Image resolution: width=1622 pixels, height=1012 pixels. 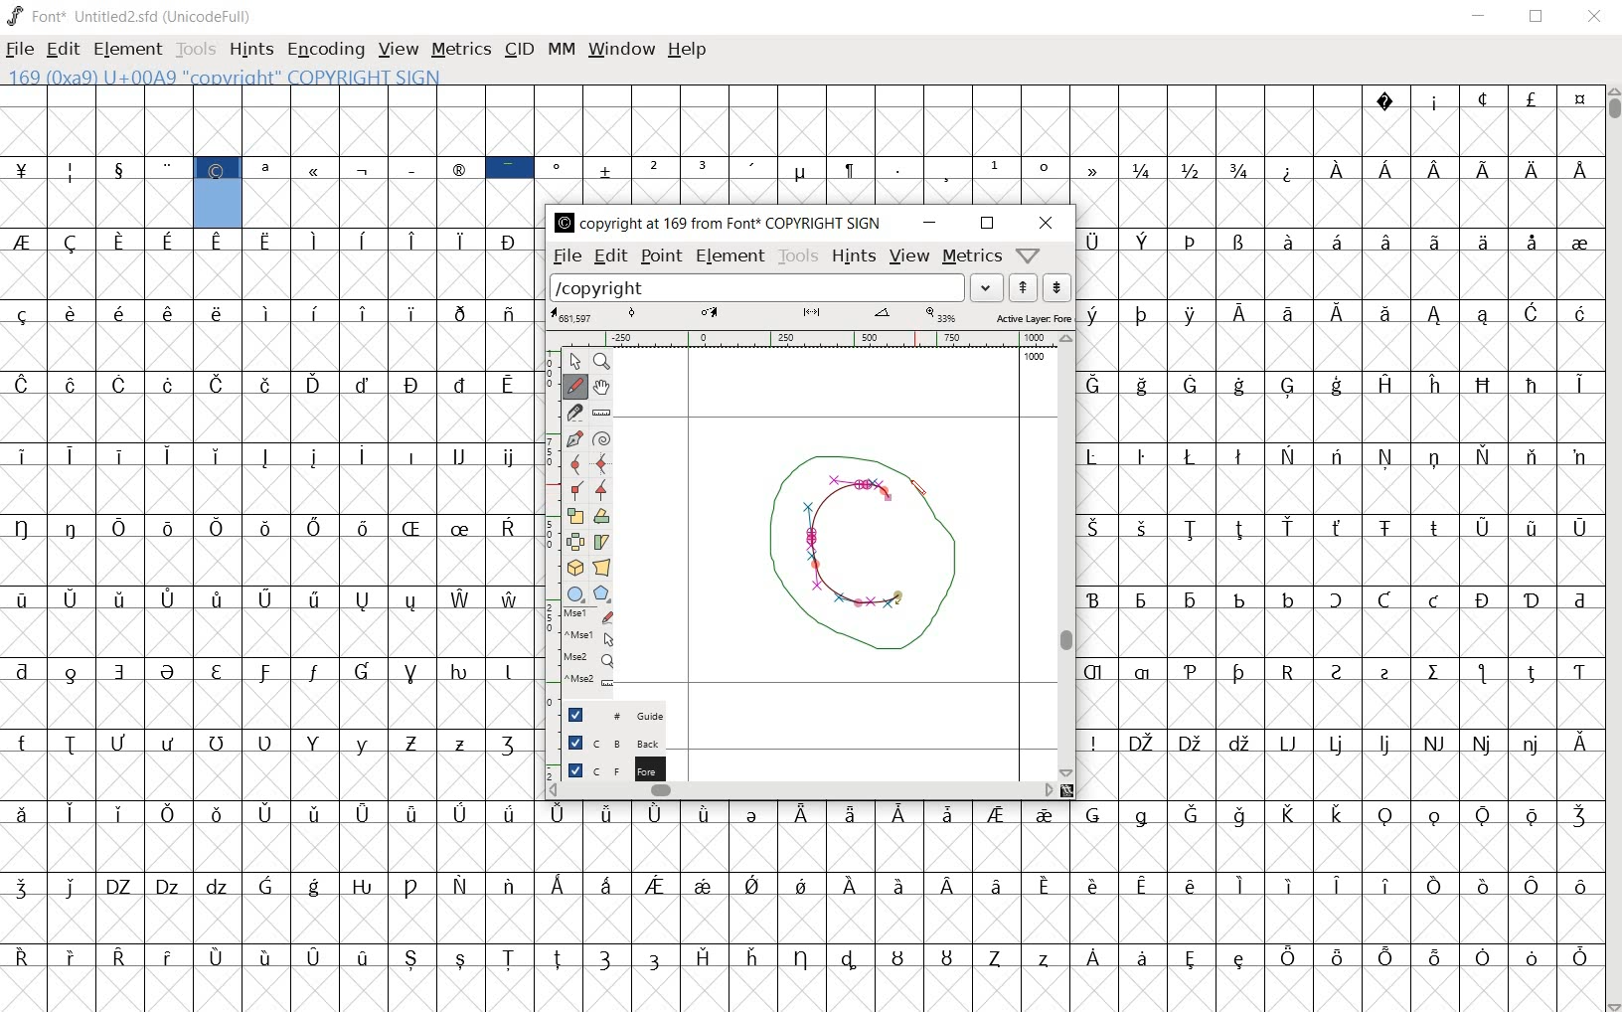 I want to click on cid, so click(x=518, y=51).